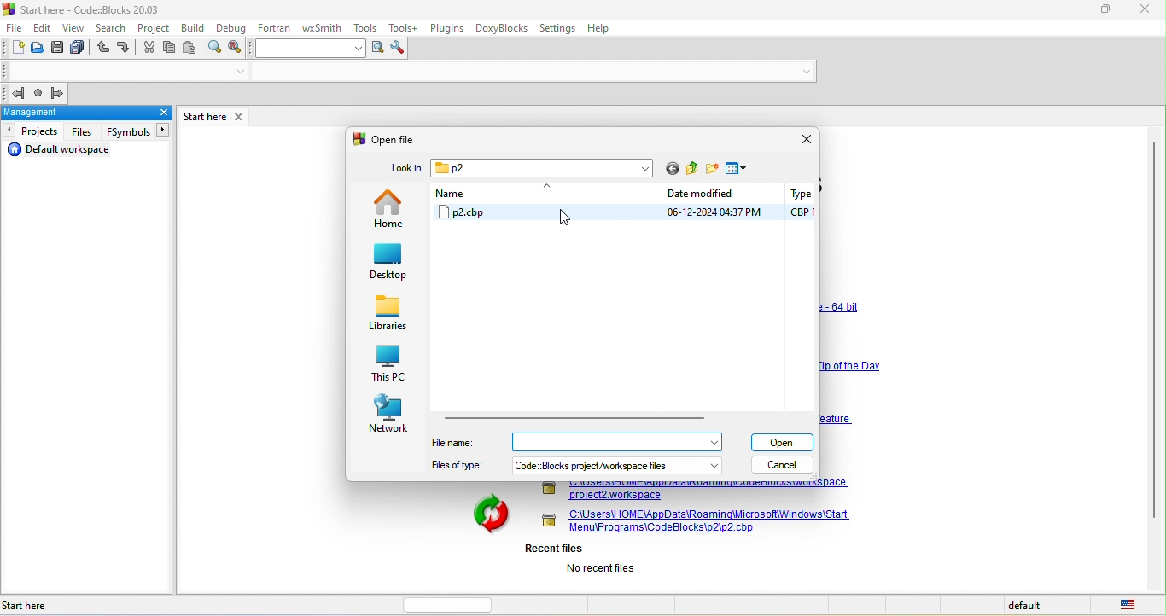 The width and height of the screenshot is (1166, 616). What do you see at coordinates (125, 48) in the screenshot?
I see `redo` at bounding box center [125, 48].